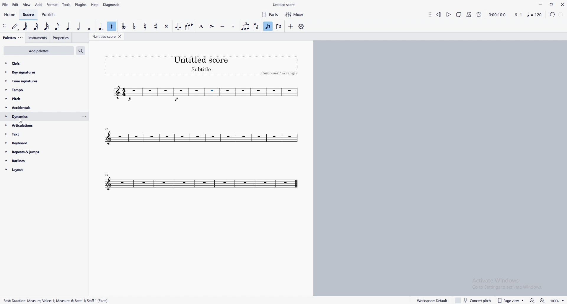  Describe the element at coordinates (518, 14) in the screenshot. I see `4.1` at that location.